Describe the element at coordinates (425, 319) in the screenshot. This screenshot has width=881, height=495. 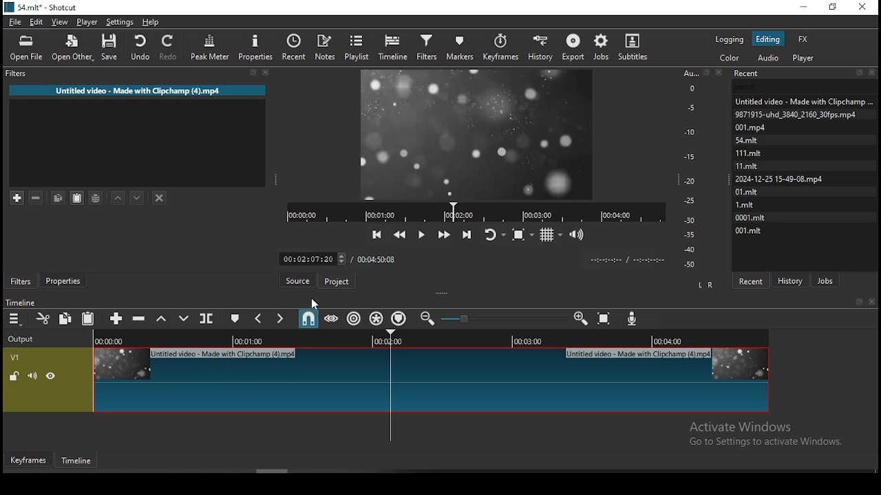
I see `zoom timeline in` at that location.